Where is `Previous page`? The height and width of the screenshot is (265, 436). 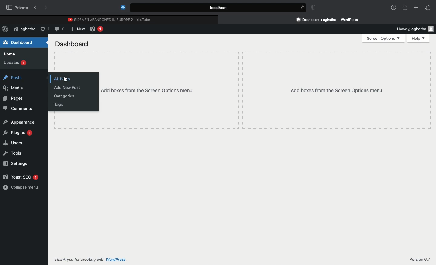
Previous page is located at coordinates (35, 8).